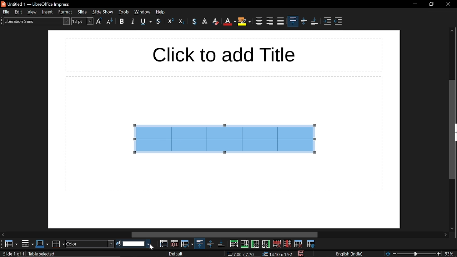 Image resolution: width=457 pixels, height=257 pixels. I want to click on highlight, so click(205, 21).